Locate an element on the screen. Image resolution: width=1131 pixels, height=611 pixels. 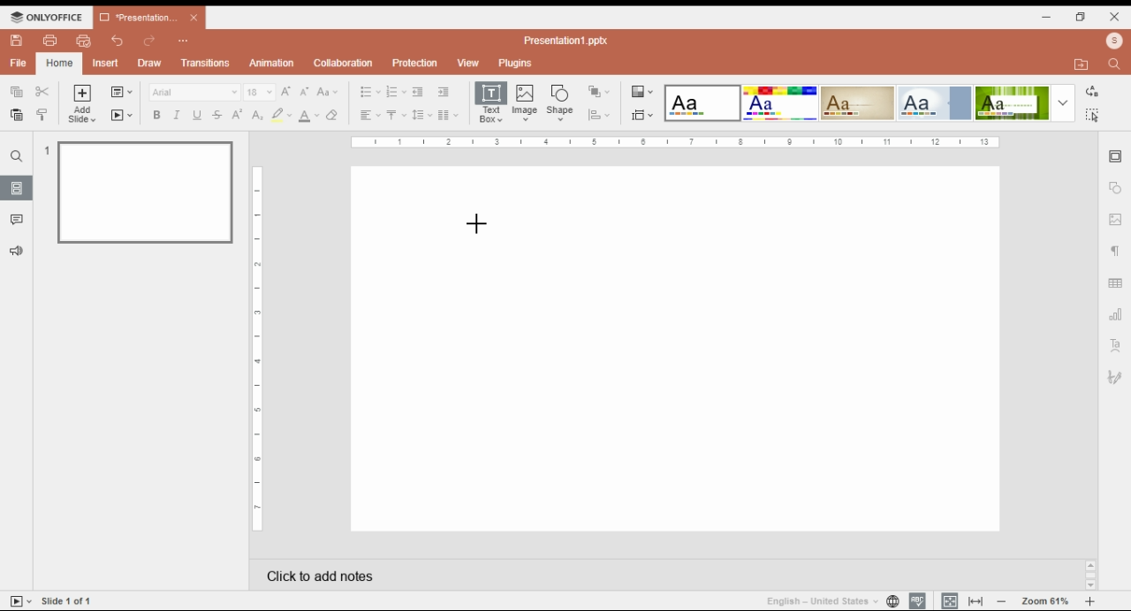
italics is located at coordinates (177, 115).